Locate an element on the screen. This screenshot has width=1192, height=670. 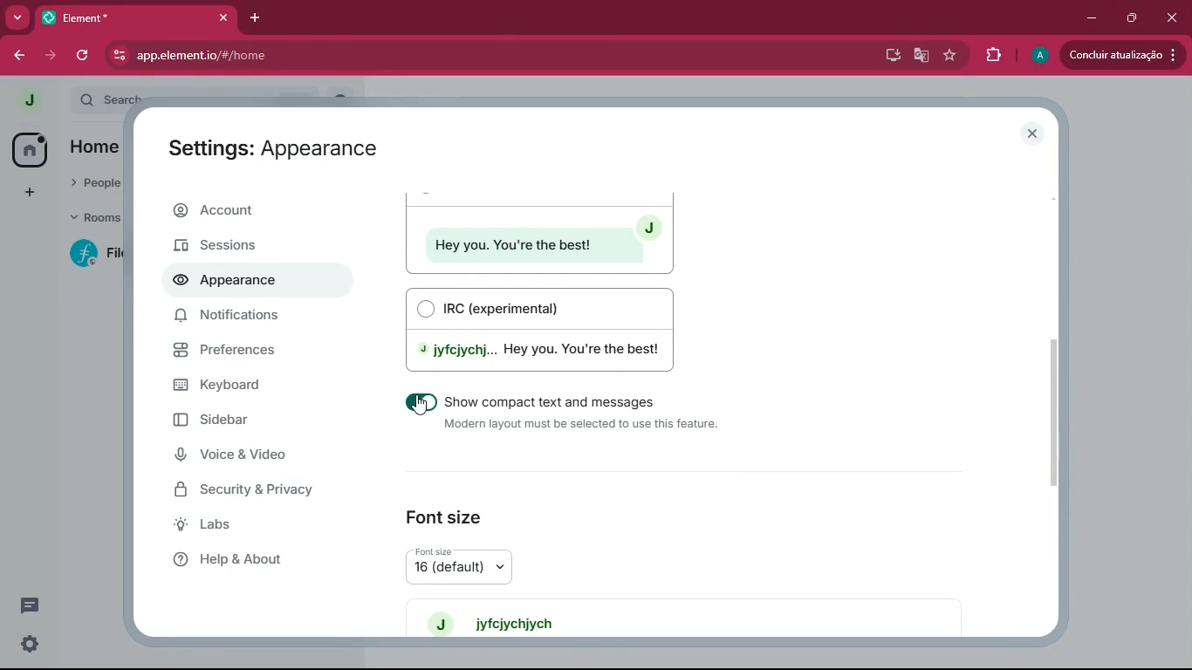
keyboard is located at coordinates (252, 384).